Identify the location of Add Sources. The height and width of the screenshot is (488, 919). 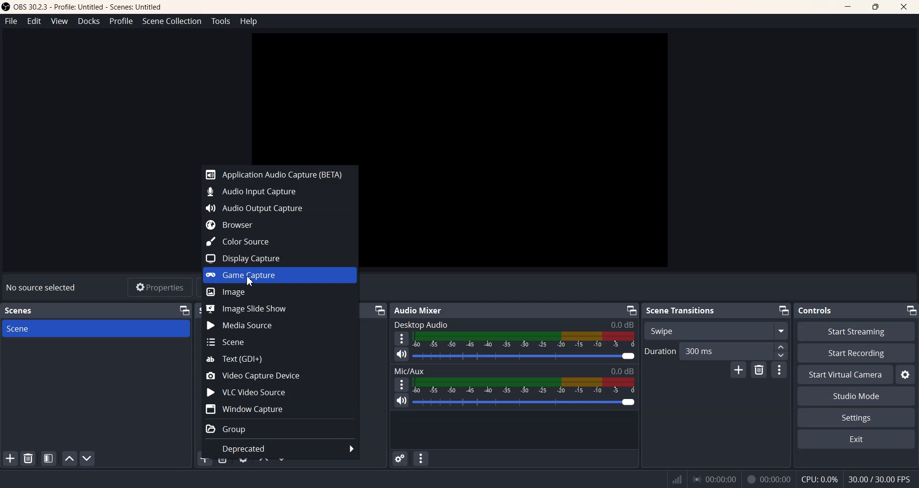
(204, 459).